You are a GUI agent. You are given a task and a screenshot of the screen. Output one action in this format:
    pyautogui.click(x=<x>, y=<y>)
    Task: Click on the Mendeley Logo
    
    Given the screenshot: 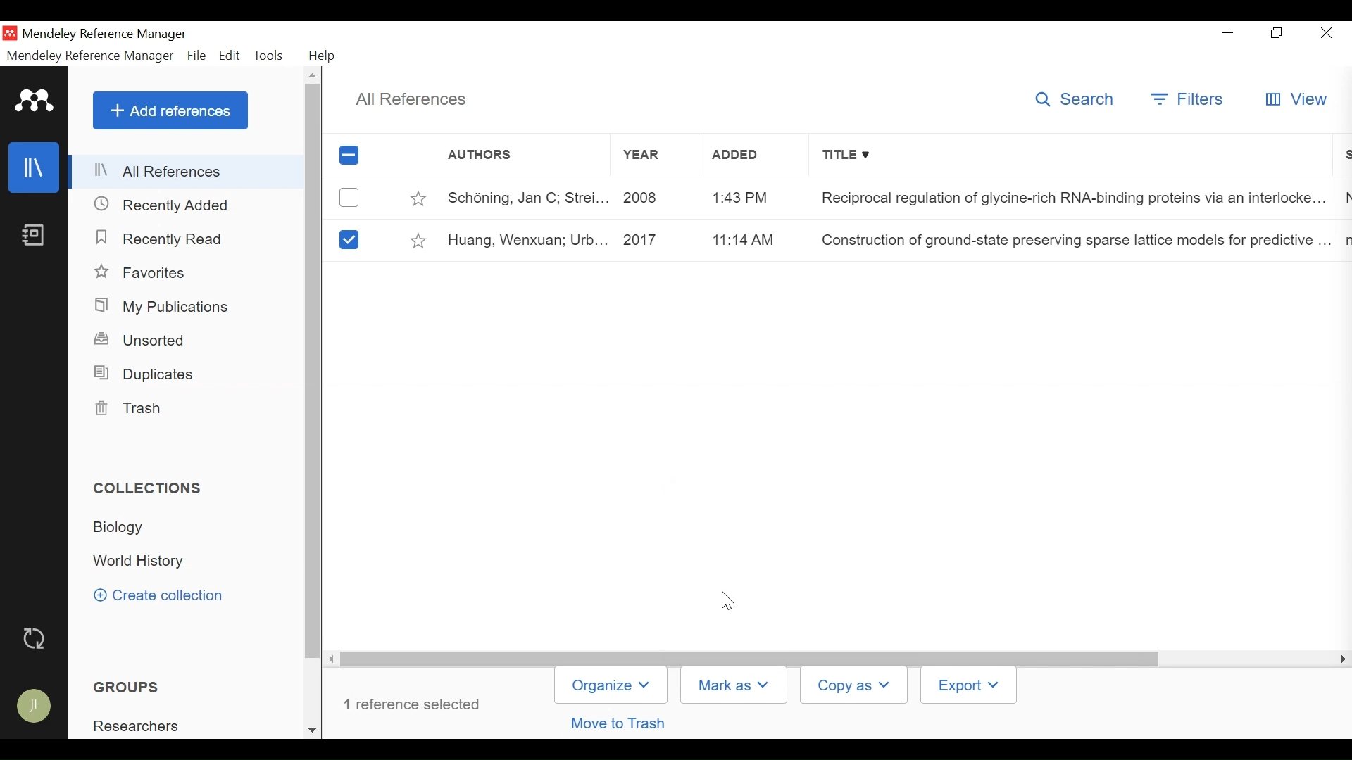 What is the action you would take?
    pyautogui.click(x=36, y=103)
    